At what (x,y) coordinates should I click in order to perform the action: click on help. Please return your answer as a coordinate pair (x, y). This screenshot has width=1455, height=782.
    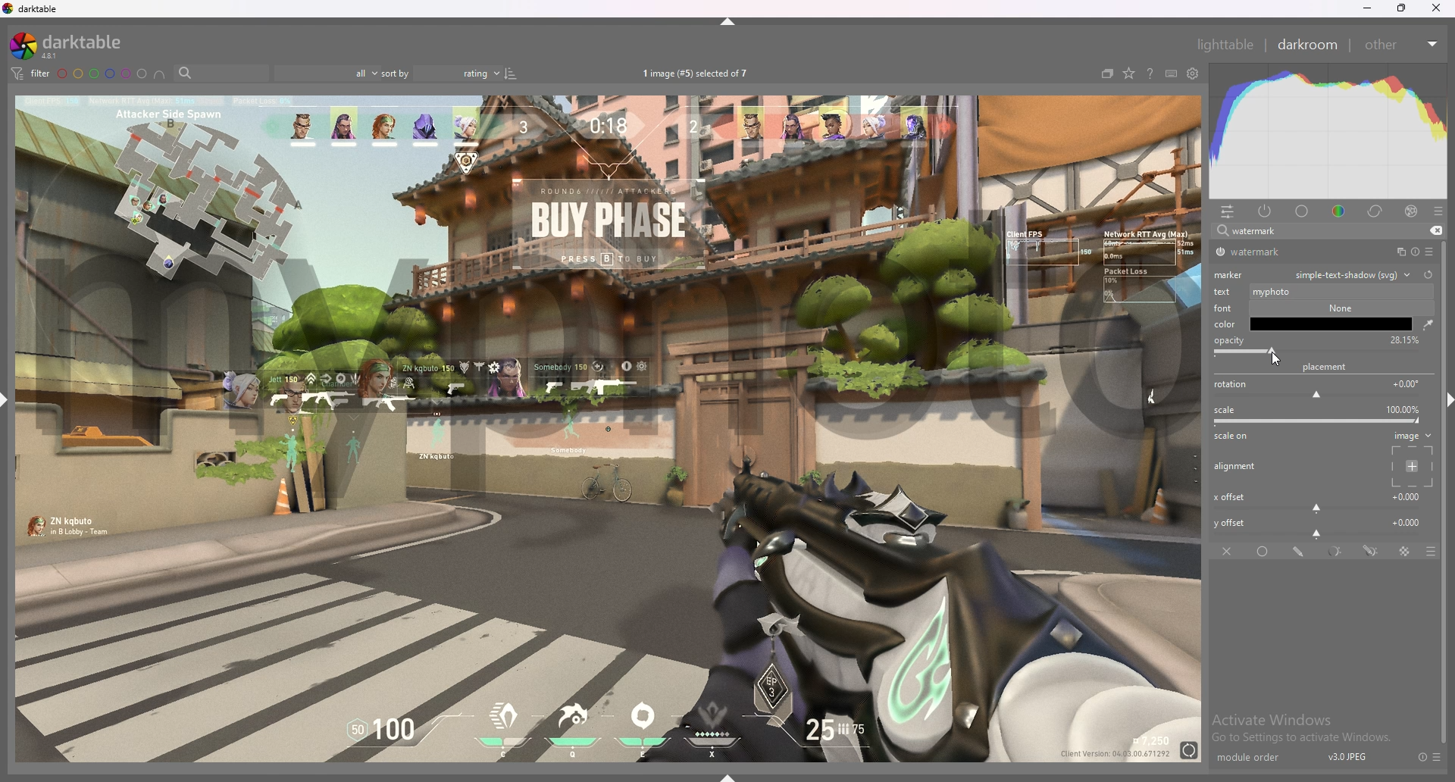
    Looking at the image, I should click on (1150, 75).